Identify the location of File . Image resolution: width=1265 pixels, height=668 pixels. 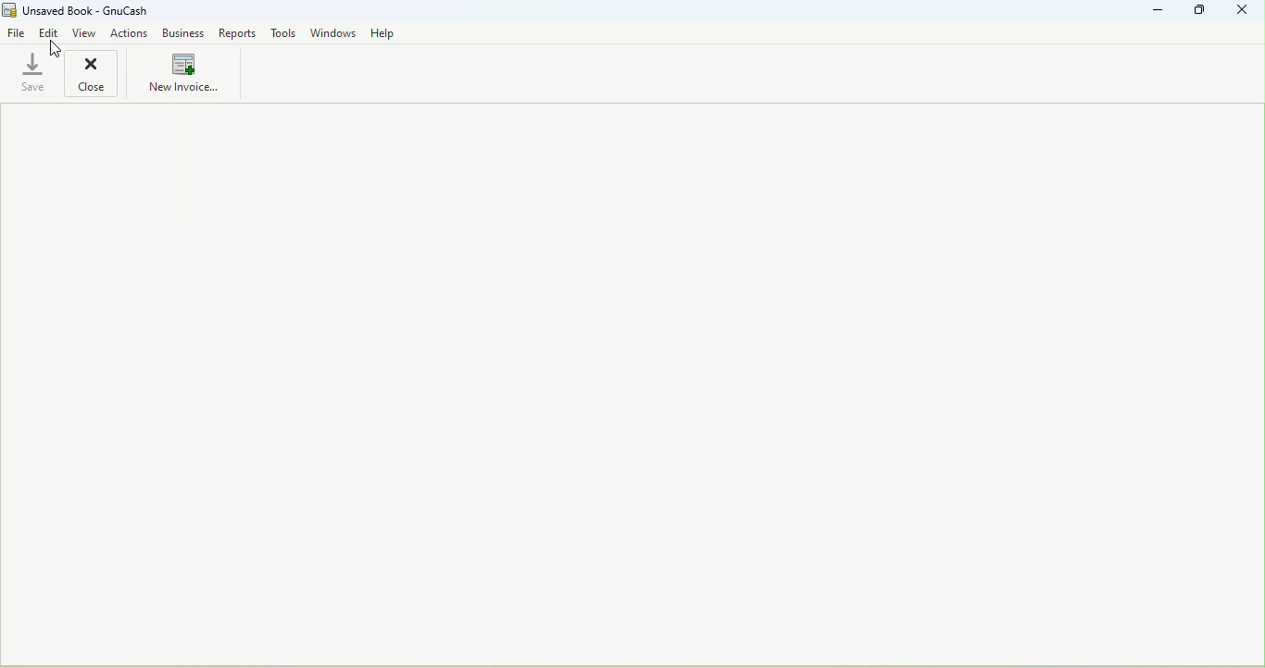
(16, 33).